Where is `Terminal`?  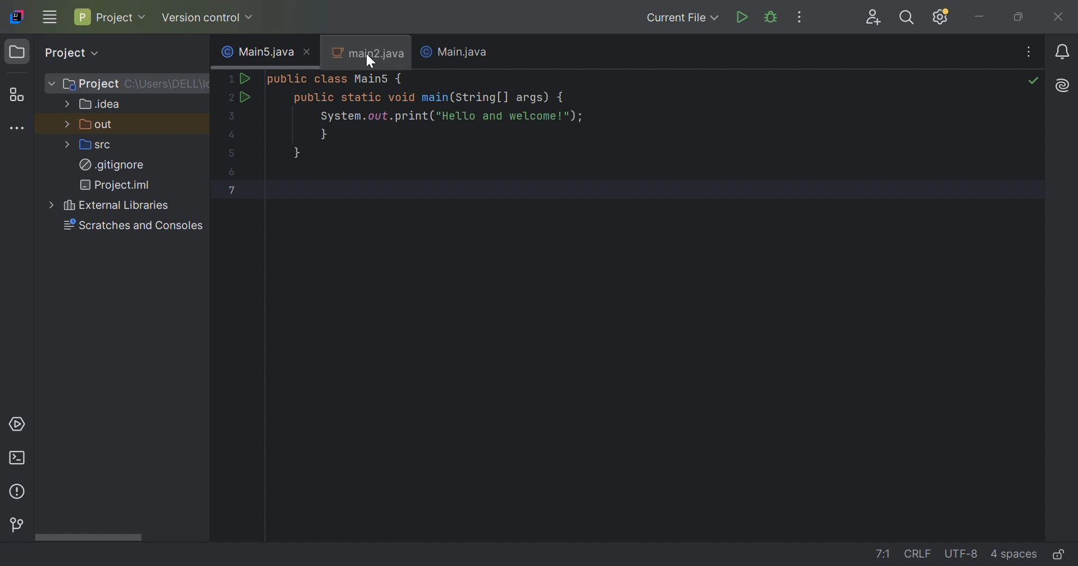 Terminal is located at coordinates (16, 459).